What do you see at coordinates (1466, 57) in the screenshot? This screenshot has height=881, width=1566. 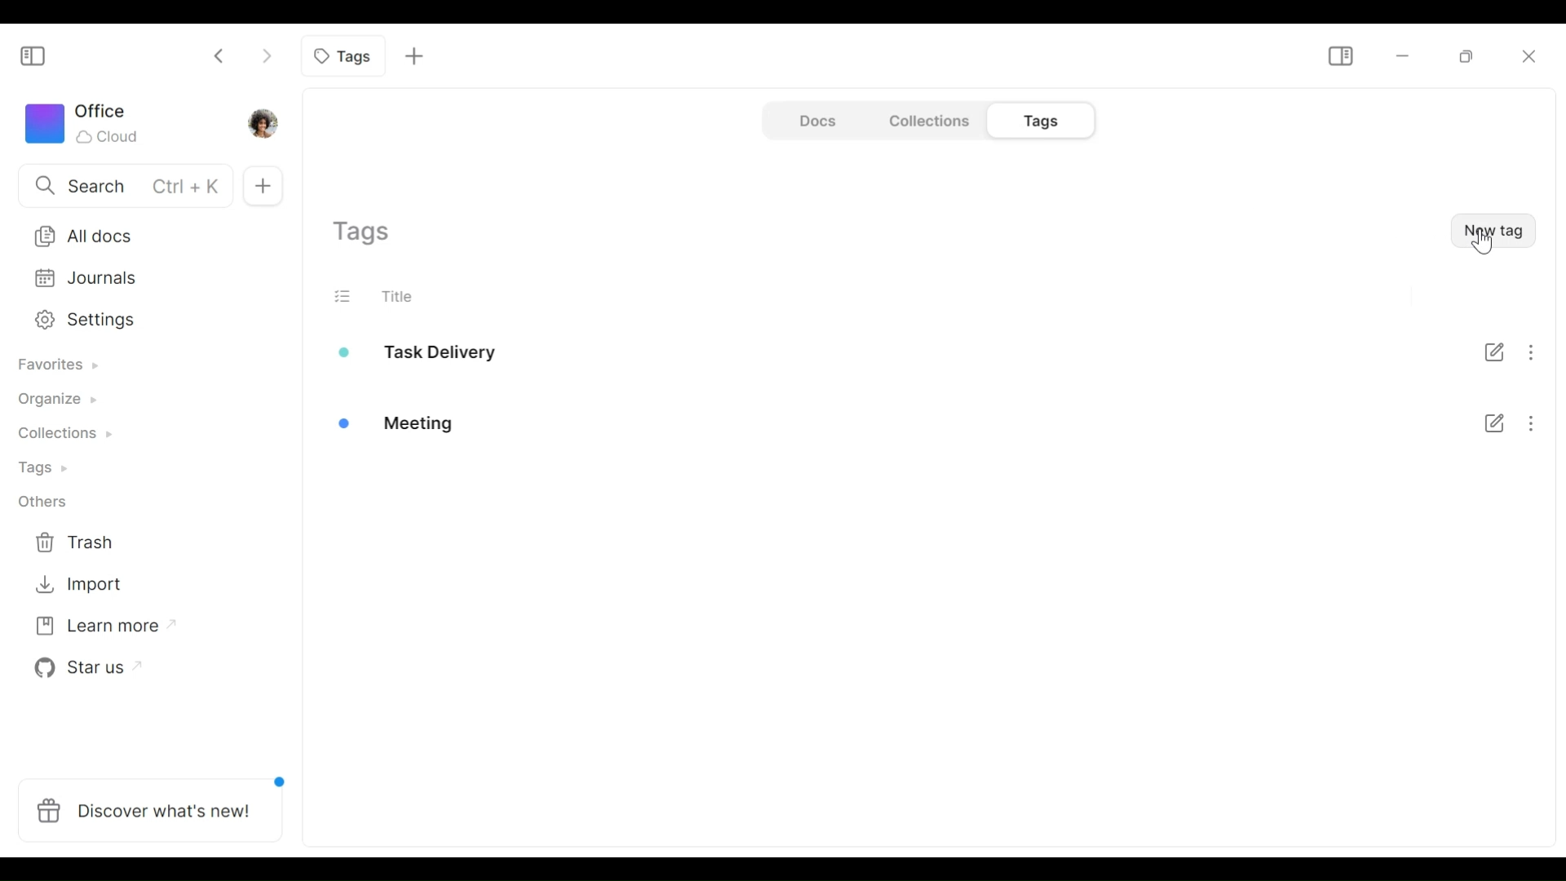 I see `Restore` at bounding box center [1466, 57].